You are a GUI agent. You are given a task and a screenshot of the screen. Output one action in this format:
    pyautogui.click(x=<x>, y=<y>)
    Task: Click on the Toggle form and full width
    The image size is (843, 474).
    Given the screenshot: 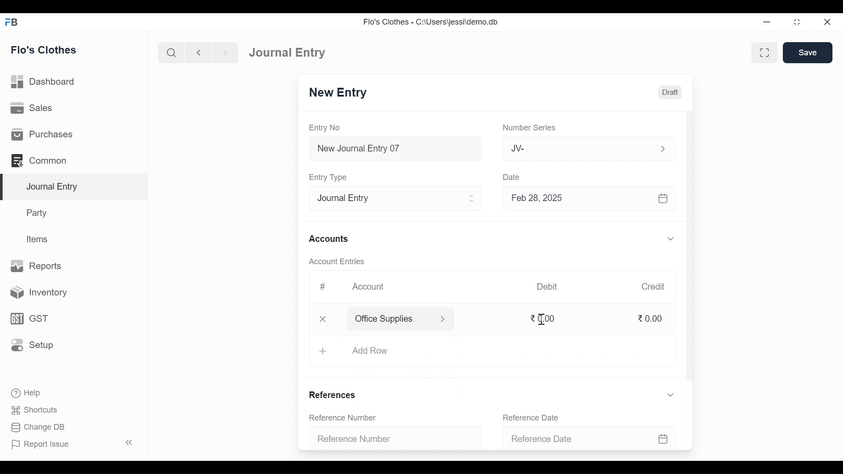 What is the action you would take?
    pyautogui.click(x=764, y=53)
    